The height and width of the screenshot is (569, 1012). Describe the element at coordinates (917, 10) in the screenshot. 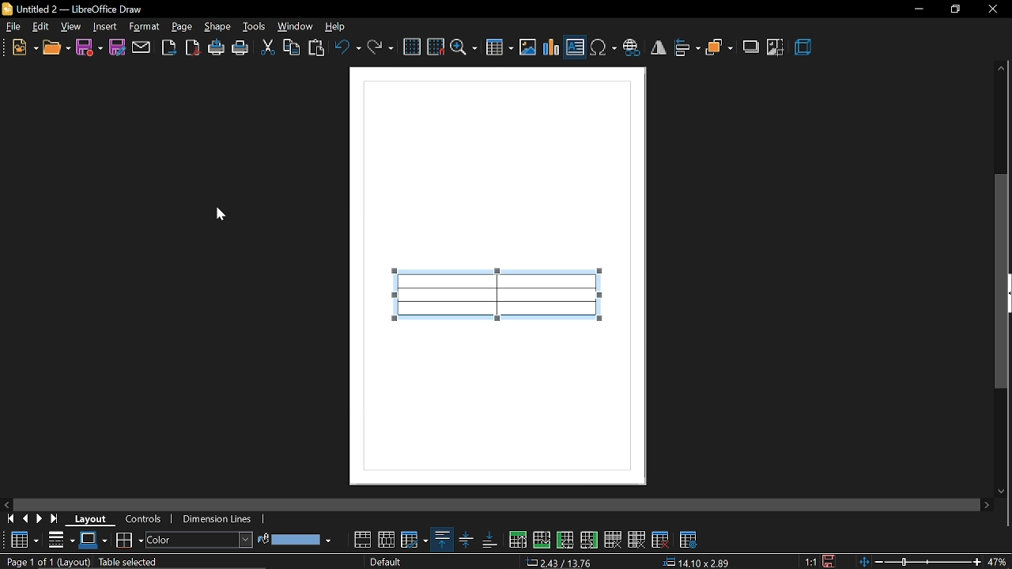

I see `minimize` at that location.